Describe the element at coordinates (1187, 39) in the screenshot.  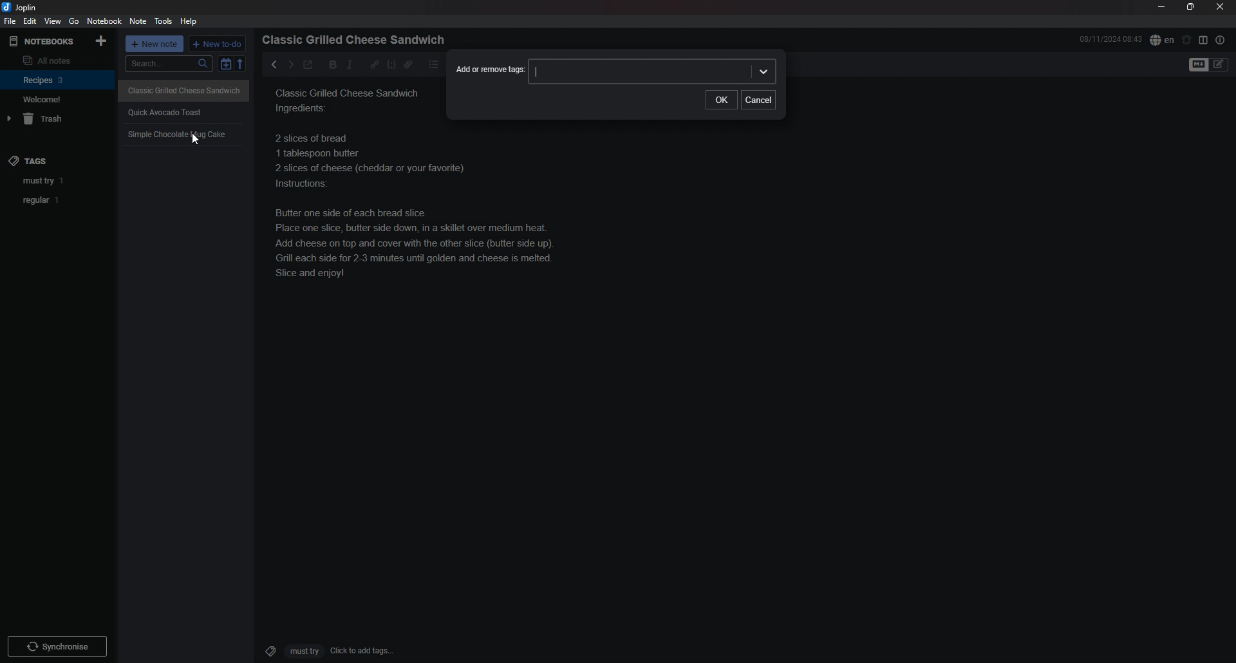
I see `set alarm` at that location.